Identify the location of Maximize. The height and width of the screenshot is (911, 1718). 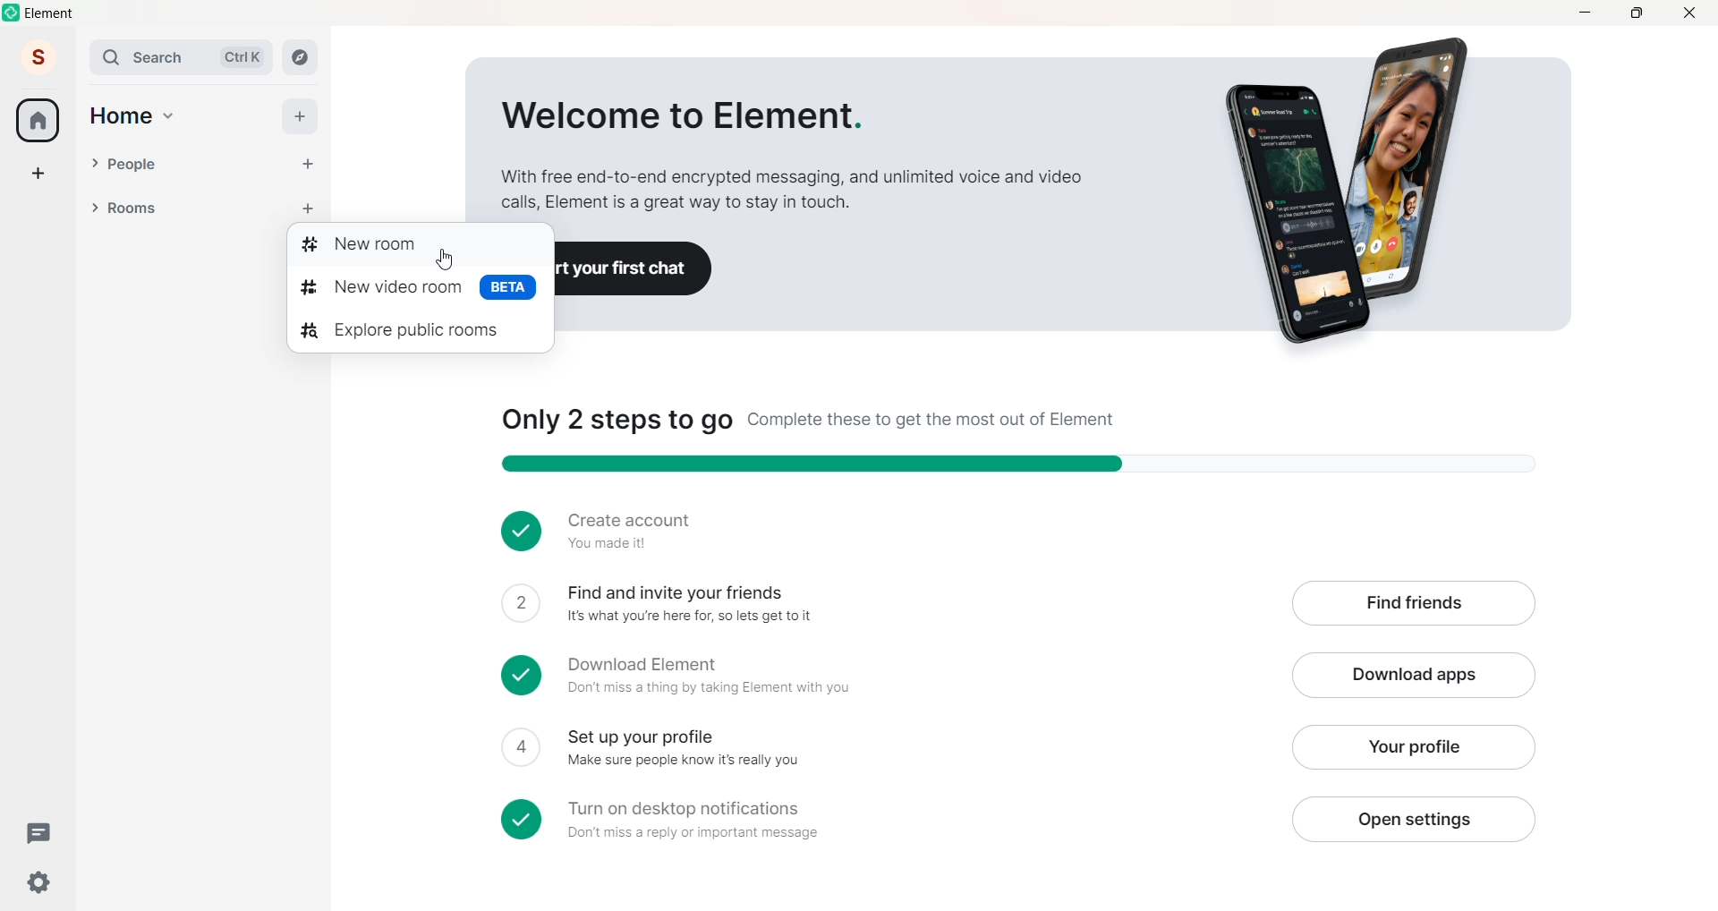
(1636, 12).